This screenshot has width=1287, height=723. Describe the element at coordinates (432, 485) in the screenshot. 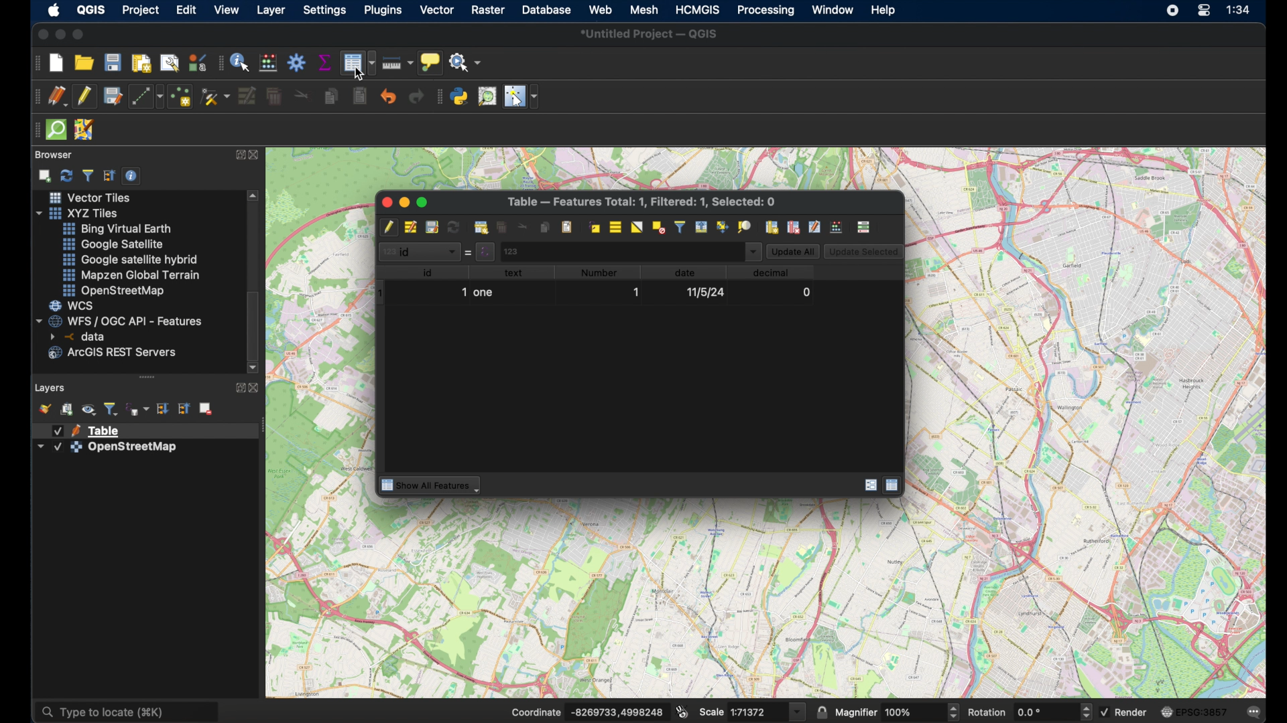

I see `show all features` at that location.